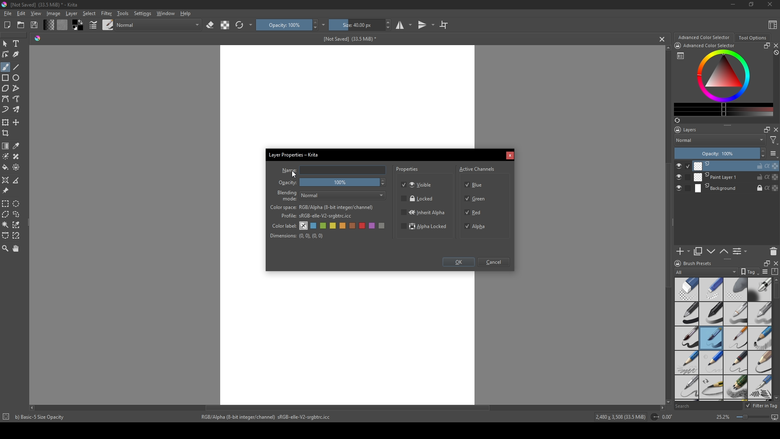 This screenshot has height=439, width=780. What do you see at coordinates (662, 408) in the screenshot?
I see `scroll right` at bounding box center [662, 408].